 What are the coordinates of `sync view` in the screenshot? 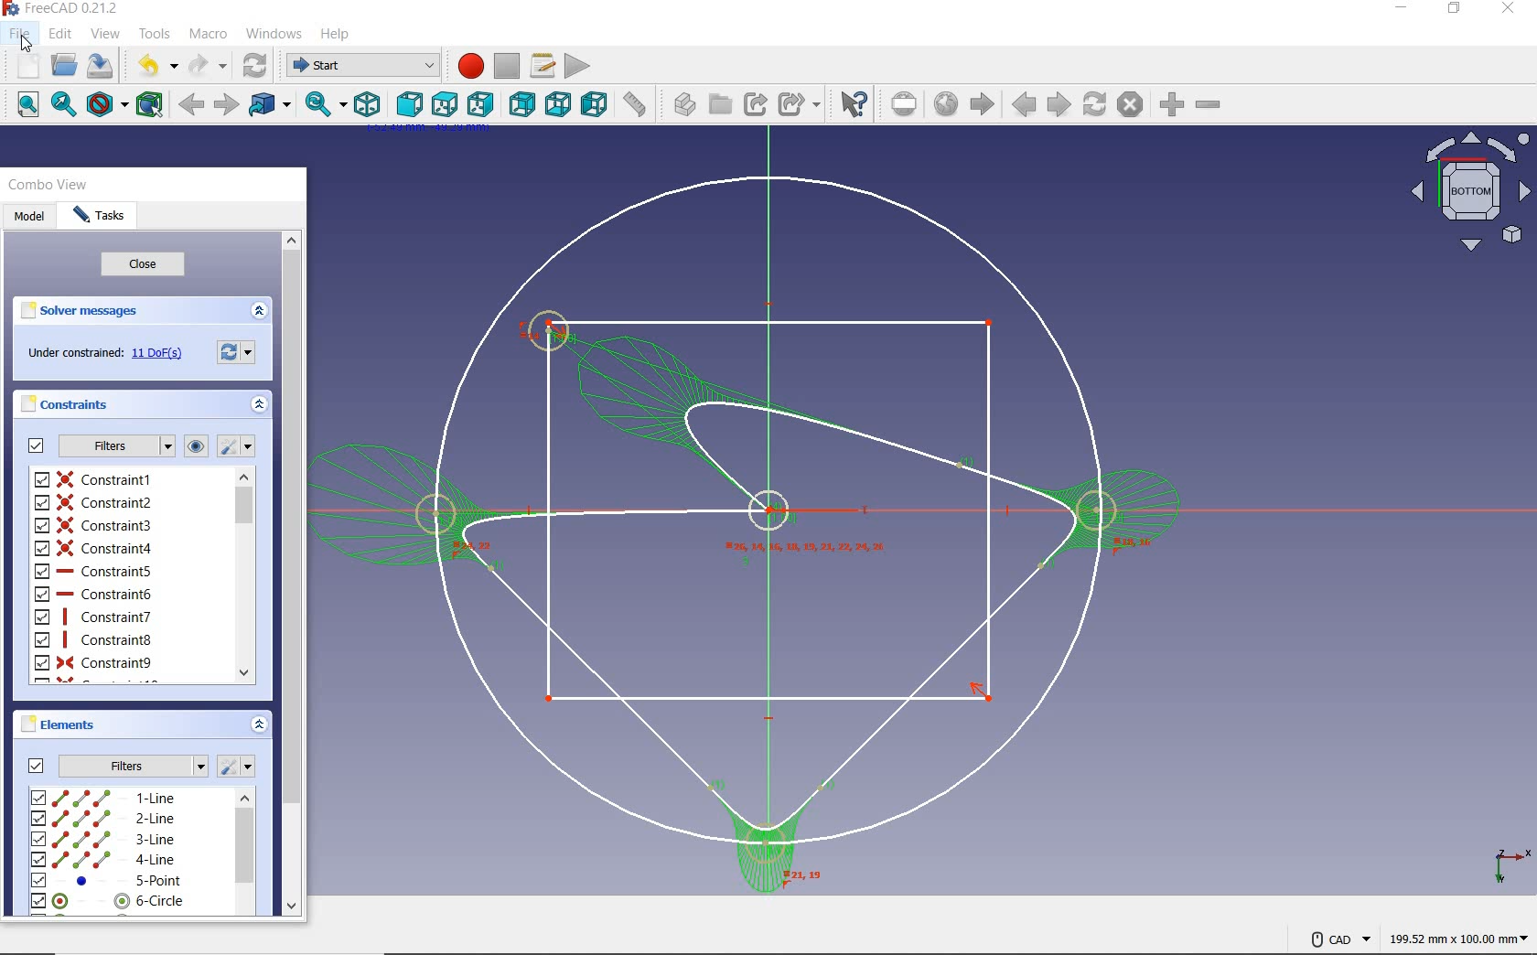 It's located at (322, 106).